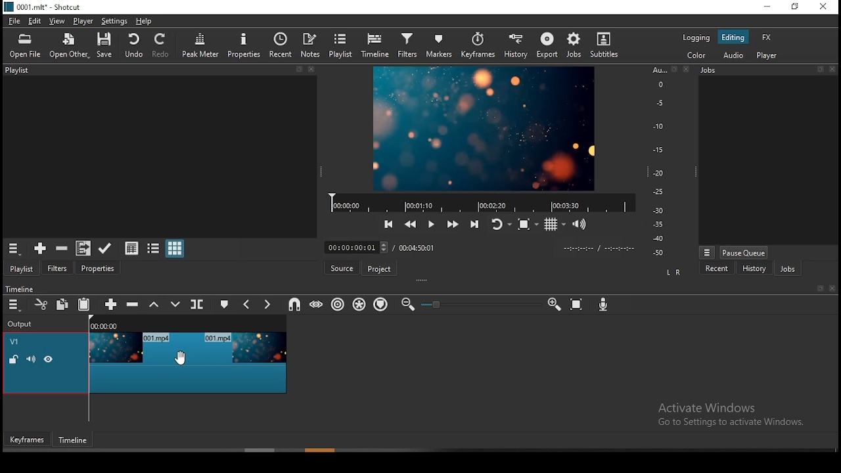 The image size is (841, 473). Describe the element at coordinates (41, 304) in the screenshot. I see `cut` at that location.